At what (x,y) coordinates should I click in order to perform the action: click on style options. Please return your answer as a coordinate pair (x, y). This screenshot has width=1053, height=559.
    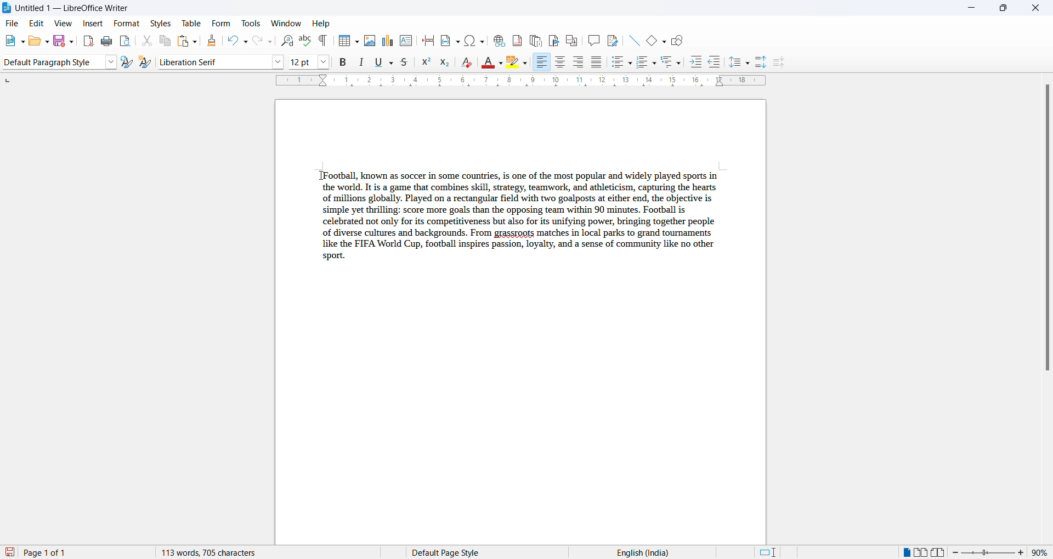
    Looking at the image, I should click on (112, 62).